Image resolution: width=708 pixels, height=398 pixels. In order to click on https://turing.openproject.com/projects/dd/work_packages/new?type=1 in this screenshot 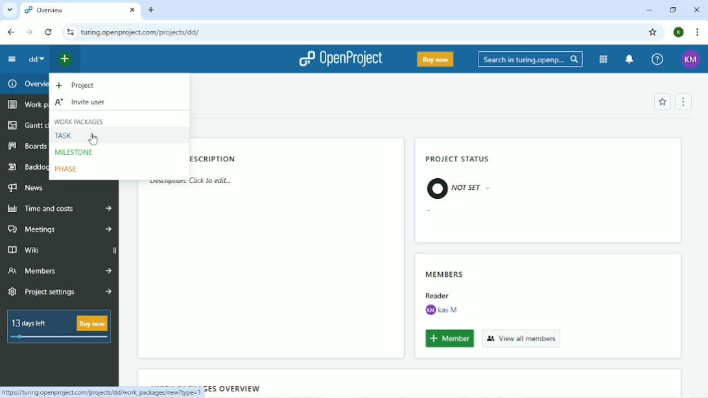, I will do `click(104, 392)`.